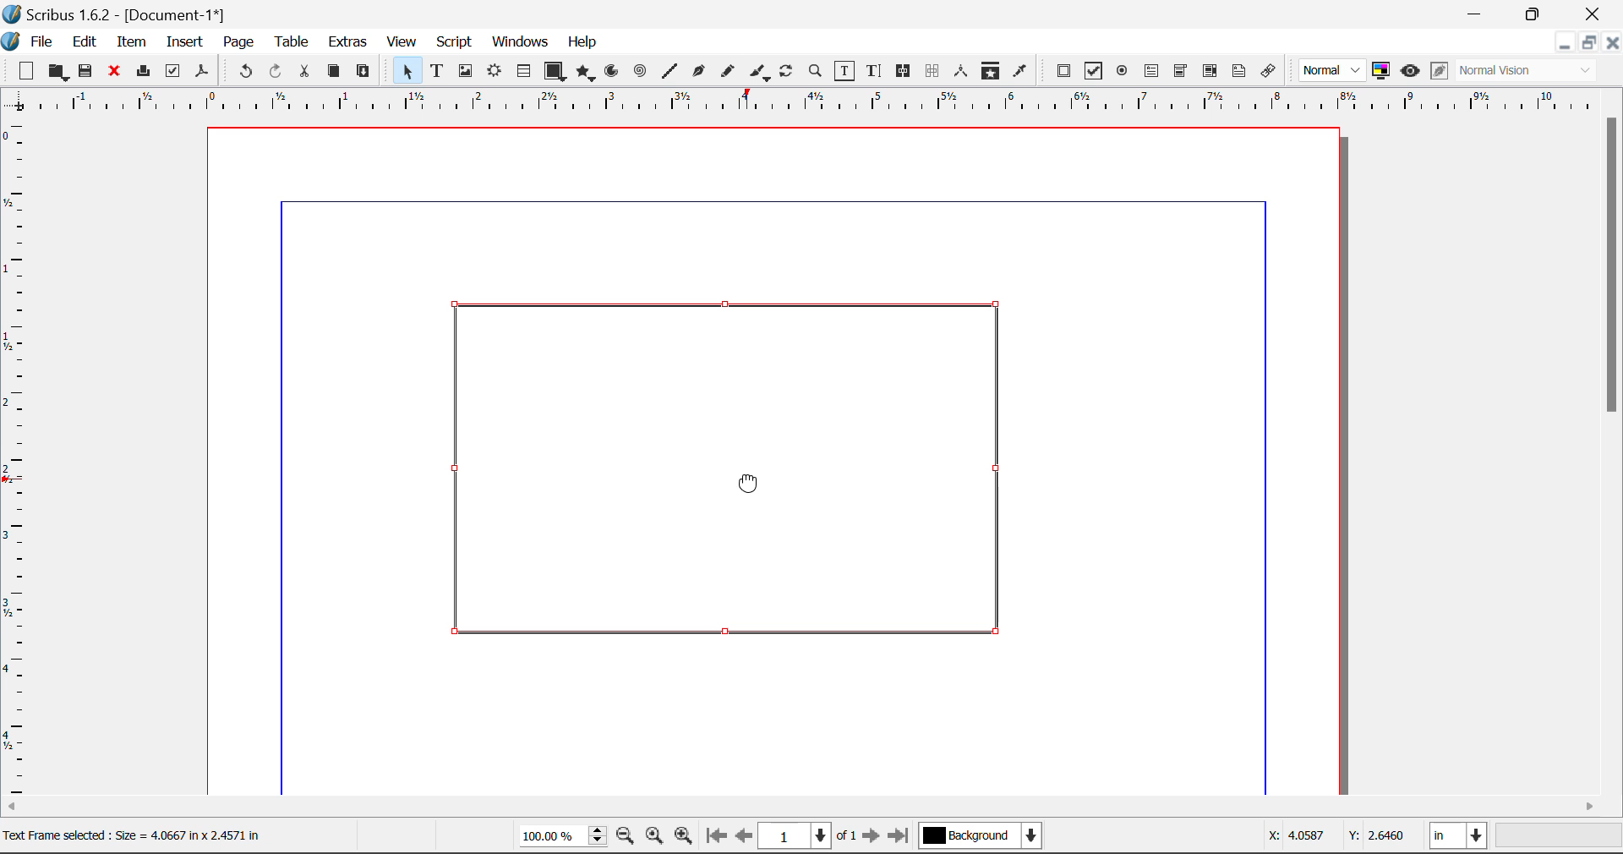 The height and width of the screenshot is (854, 1623). What do you see at coordinates (845, 70) in the screenshot?
I see `Edit Contents of Frame` at bounding box center [845, 70].